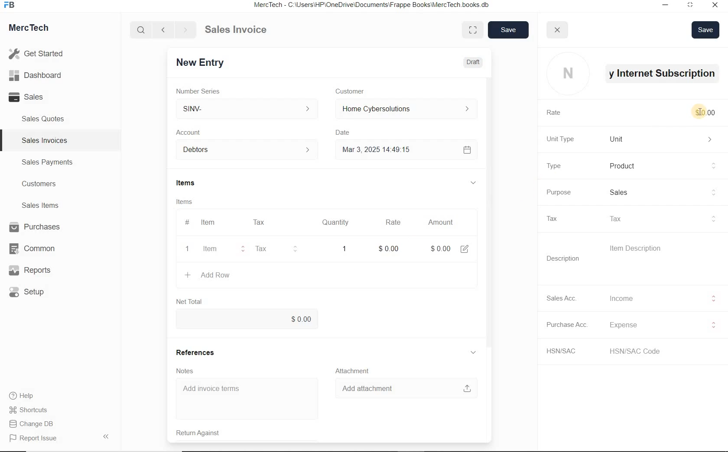 This screenshot has height=452, width=728. Describe the element at coordinates (714, 6) in the screenshot. I see `Close` at that location.